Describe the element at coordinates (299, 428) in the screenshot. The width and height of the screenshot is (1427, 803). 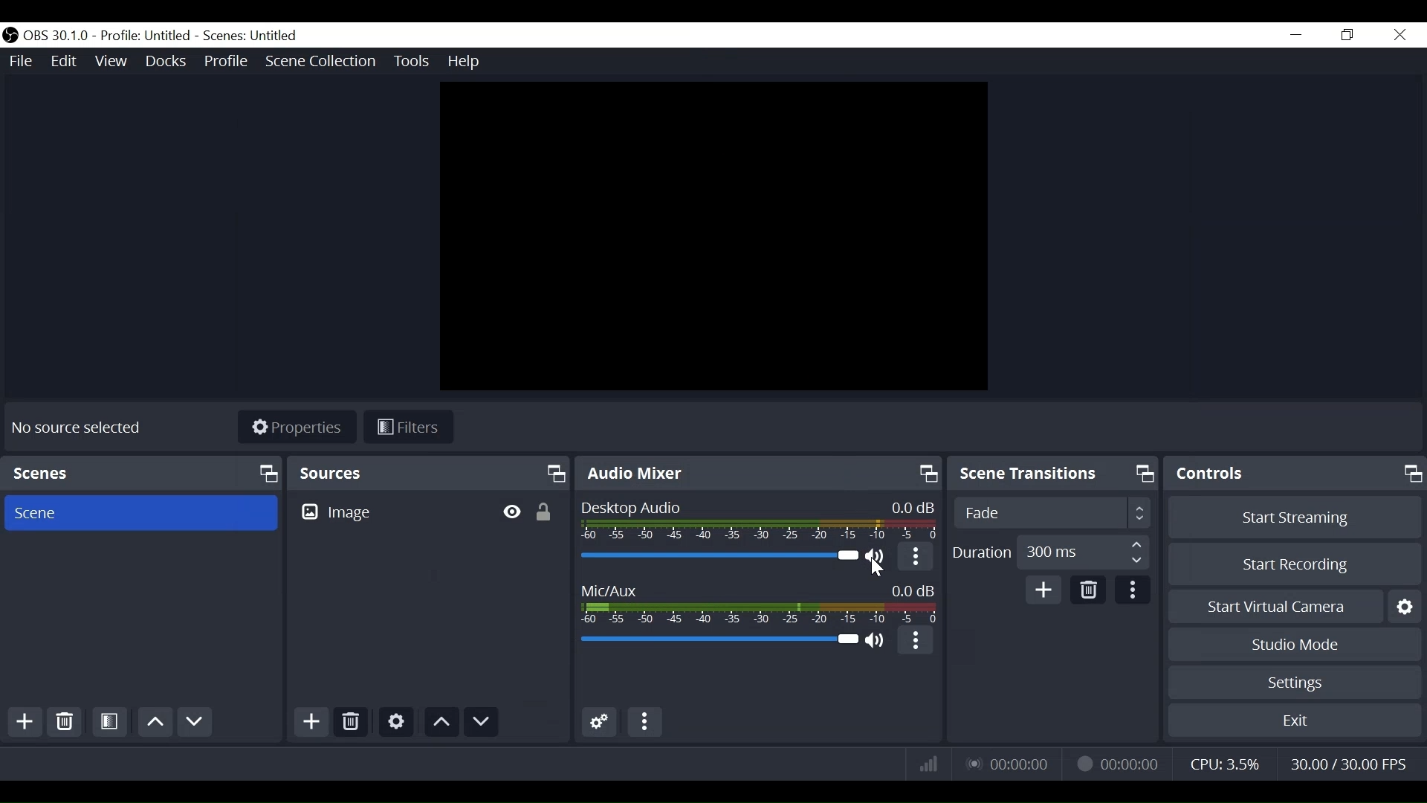
I see `Properties` at that location.